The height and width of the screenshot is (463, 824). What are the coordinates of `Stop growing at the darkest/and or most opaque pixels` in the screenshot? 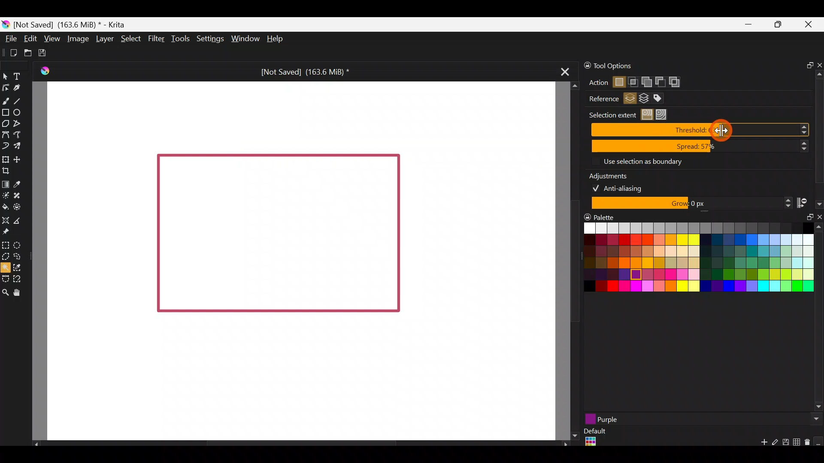 It's located at (809, 202).